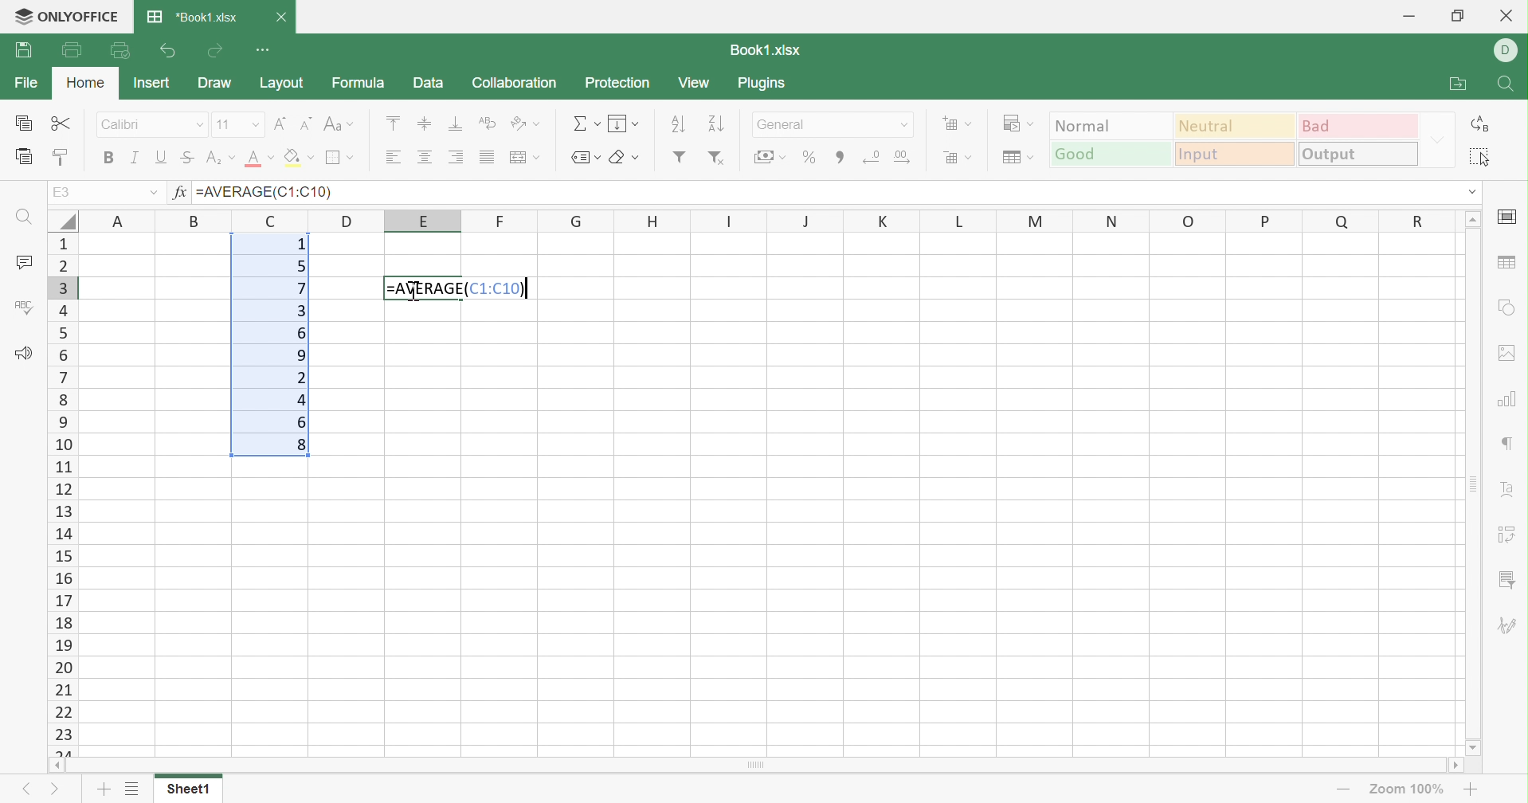  I want to click on Home, so click(87, 83).